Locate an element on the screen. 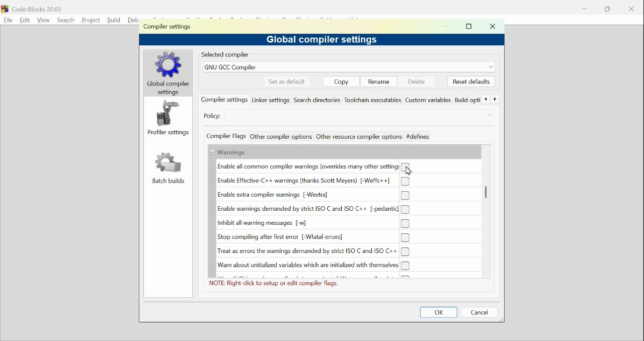 The width and height of the screenshot is (644, 341). Batch build is located at coordinates (168, 168).